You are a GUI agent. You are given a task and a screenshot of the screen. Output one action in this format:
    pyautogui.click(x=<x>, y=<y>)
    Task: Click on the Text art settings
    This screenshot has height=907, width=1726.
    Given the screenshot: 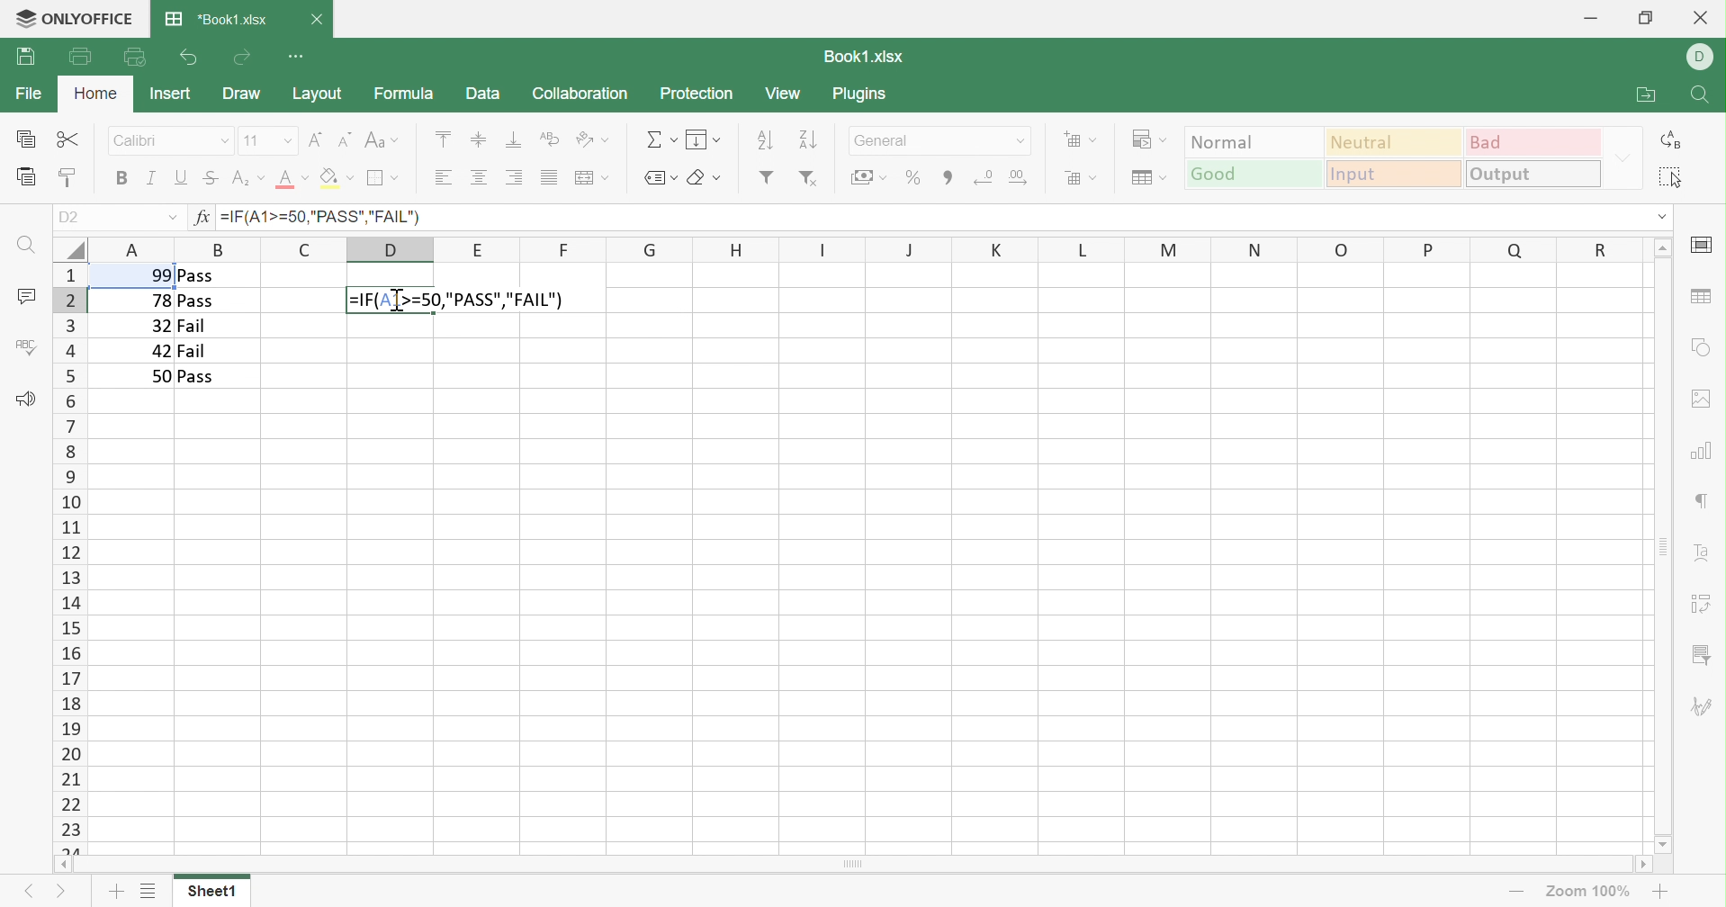 What is the action you would take?
    pyautogui.click(x=1704, y=552)
    